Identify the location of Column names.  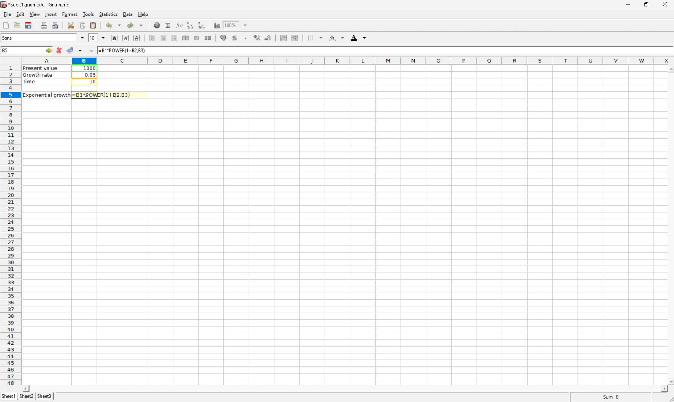
(348, 61).